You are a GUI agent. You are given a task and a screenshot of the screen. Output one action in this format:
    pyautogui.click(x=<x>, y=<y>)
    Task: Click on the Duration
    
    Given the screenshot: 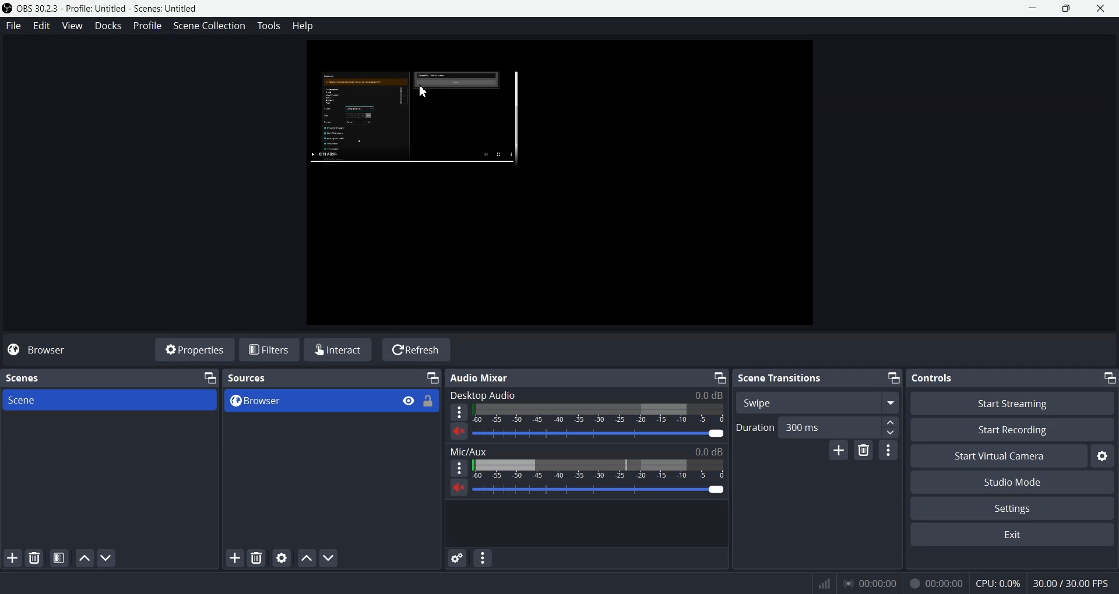 What is the action you would take?
    pyautogui.click(x=756, y=427)
    